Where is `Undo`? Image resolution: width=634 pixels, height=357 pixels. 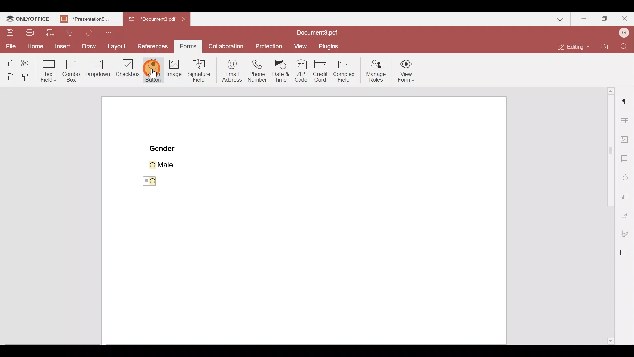 Undo is located at coordinates (73, 32).